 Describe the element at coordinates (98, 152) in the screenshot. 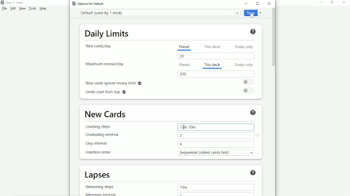

I see `Insertion order` at that location.